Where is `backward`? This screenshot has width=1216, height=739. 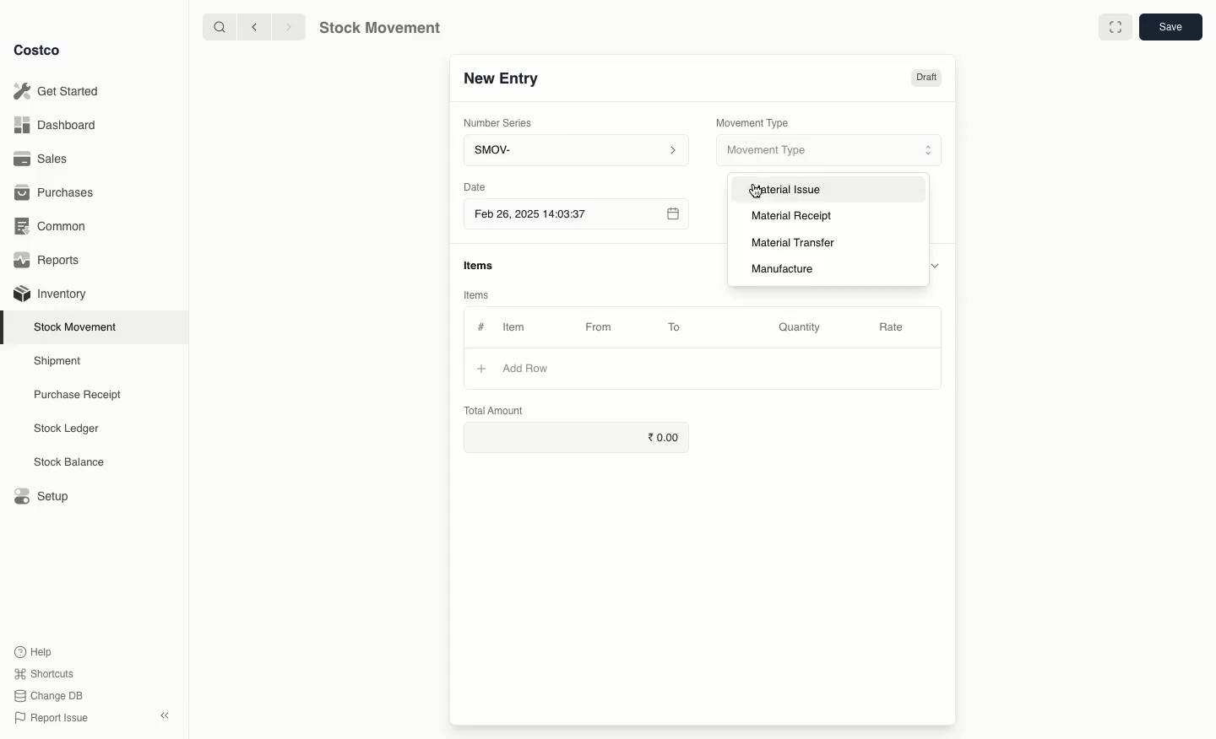 backward is located at coordinates (257, 28).